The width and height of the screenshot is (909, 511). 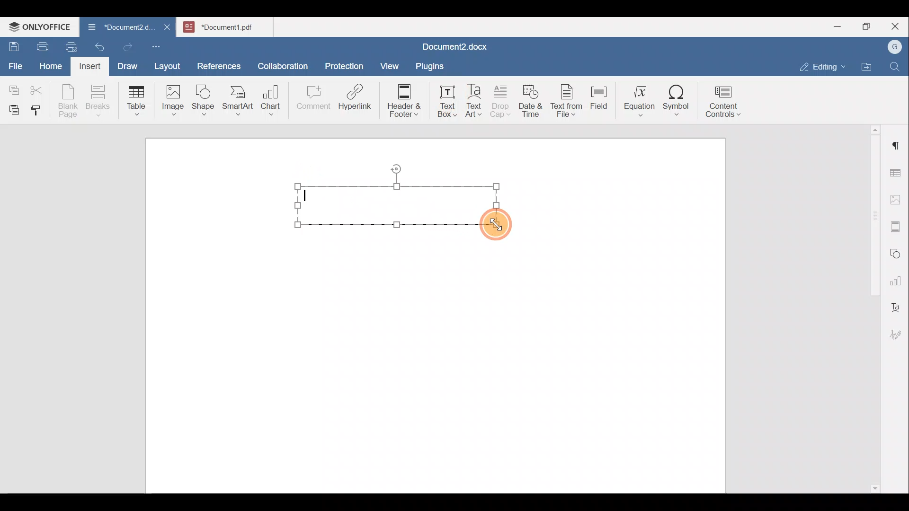 What do you see at coordinates (236, 98) in the screenshot?
I see `SmartArt` at bounding box center [236, 98].